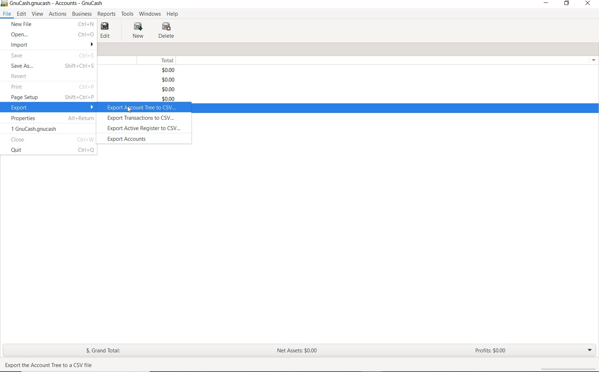 The width and height of the screenshot is (599, 372). What do you see at coordinates (92, 45) in the screenshot?
I see `drop down` at bounding box center [92, 45].